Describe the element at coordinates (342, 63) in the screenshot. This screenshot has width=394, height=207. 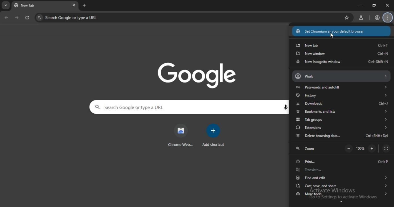
I see `new incognito window` at that location.